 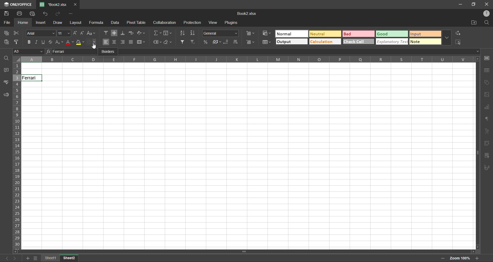 What do you see at coordinates (58, 23) in the screenshot?
I see `draw` at bounding box center [58, 23].